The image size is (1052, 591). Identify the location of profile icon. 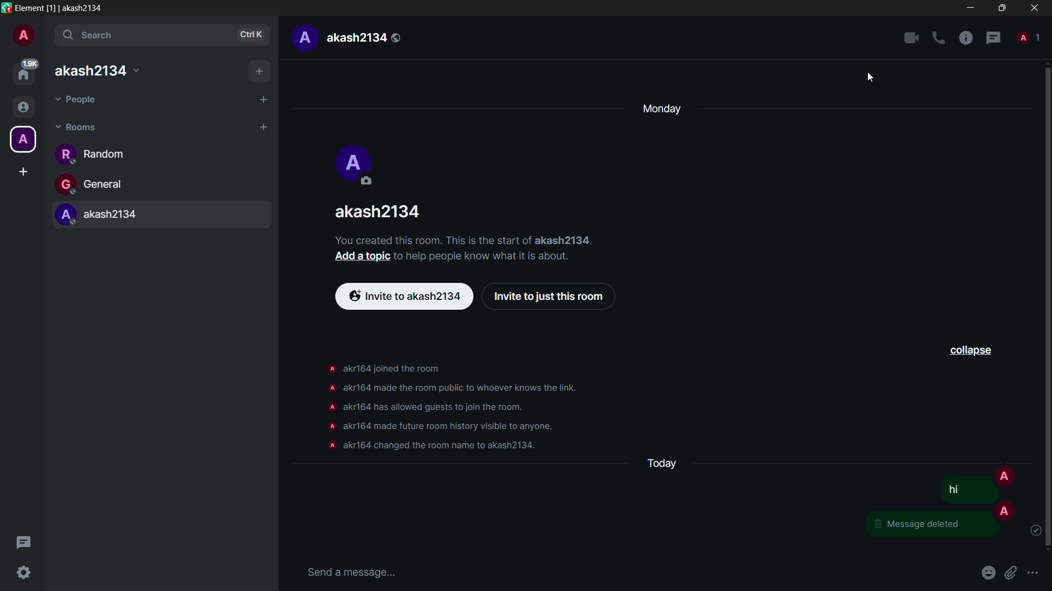
(357, 167).